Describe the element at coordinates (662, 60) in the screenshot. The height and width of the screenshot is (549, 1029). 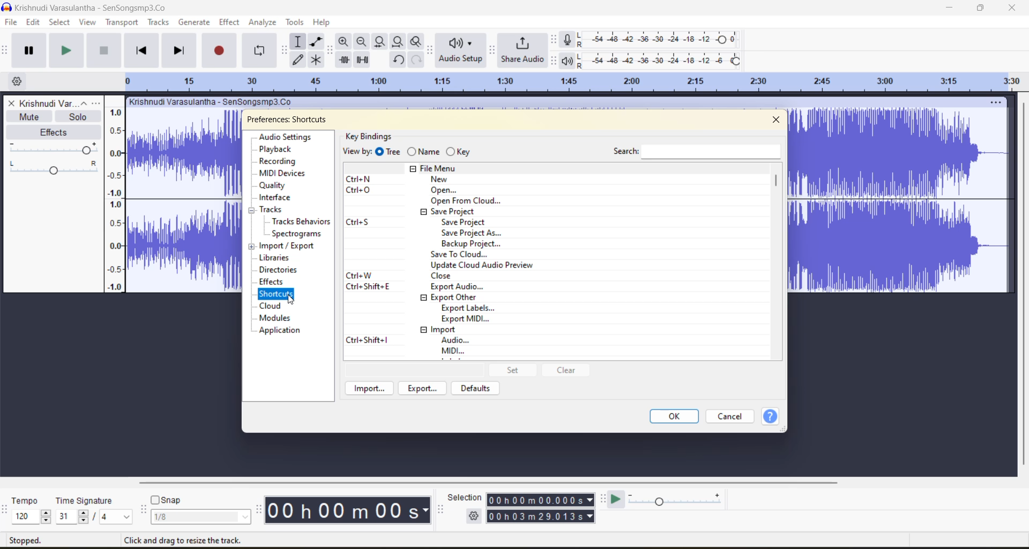
I see `playback level` at that location.